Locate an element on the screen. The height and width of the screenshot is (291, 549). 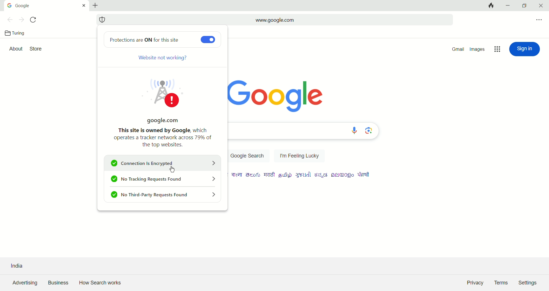
Terms is located at coordinates (502, 283).